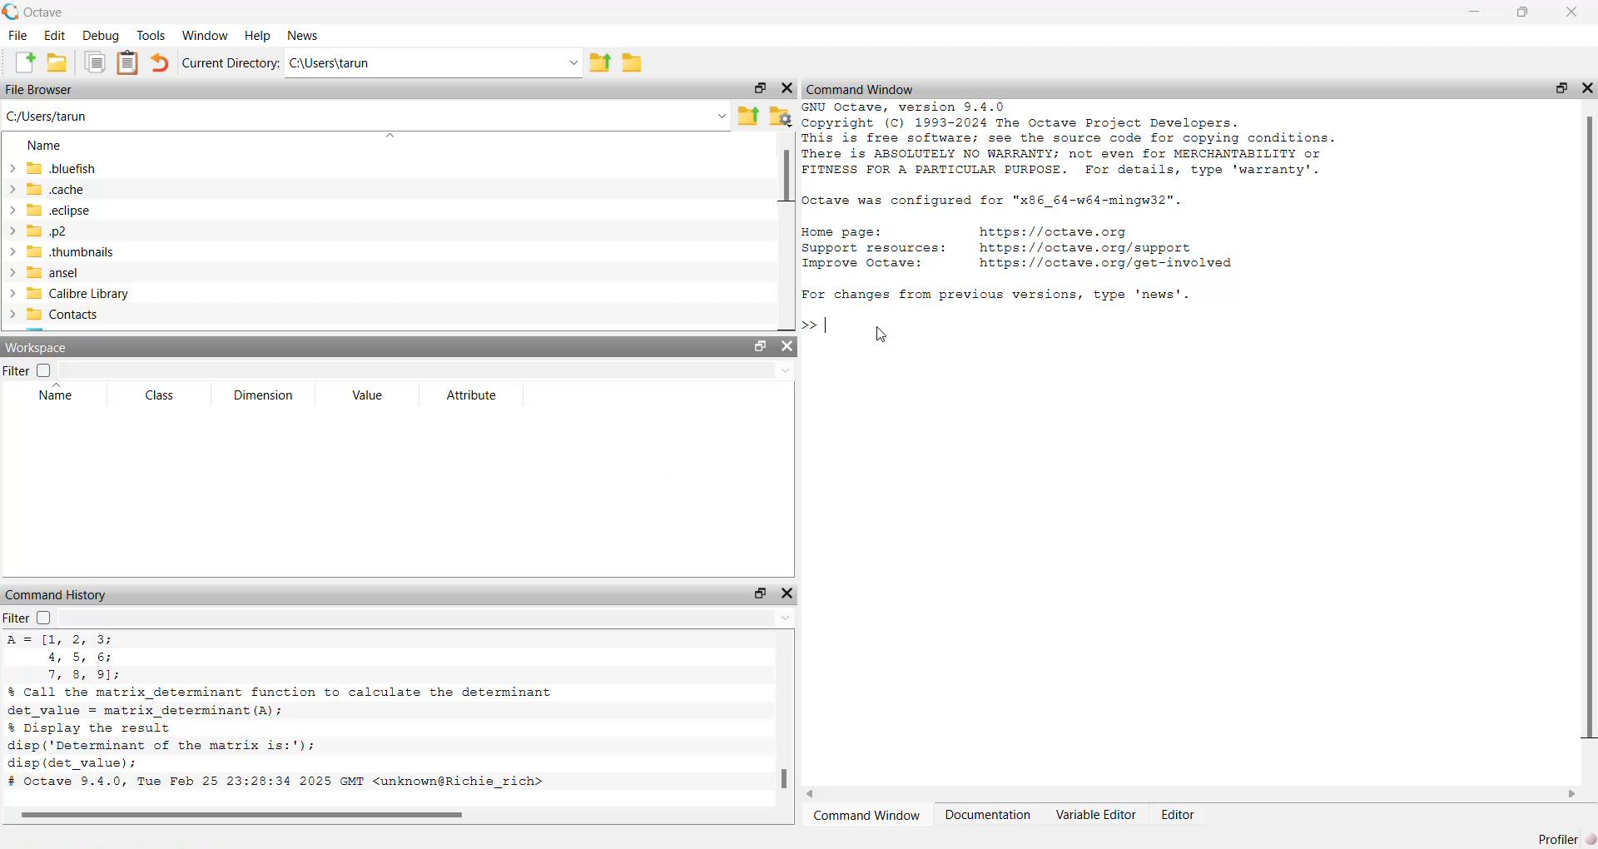 The height and width of the screenshot is (849, 1598). What do you see at coordinates (52, 189) in the screenshot?
I see `cache` at bounding box center [52, 189].